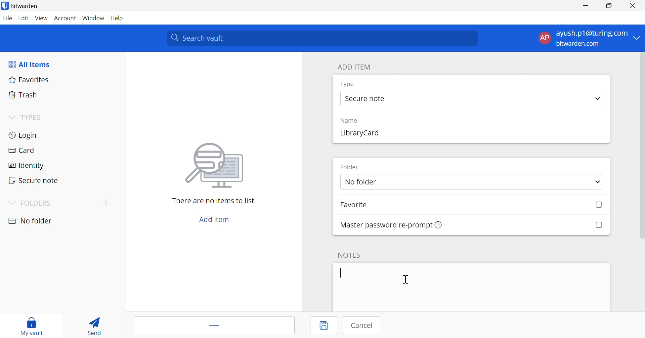 This screenshot has height=338, width=645. Describe the element at coordinates (25, 18) in the screenshot. I see `Edit` at that location.